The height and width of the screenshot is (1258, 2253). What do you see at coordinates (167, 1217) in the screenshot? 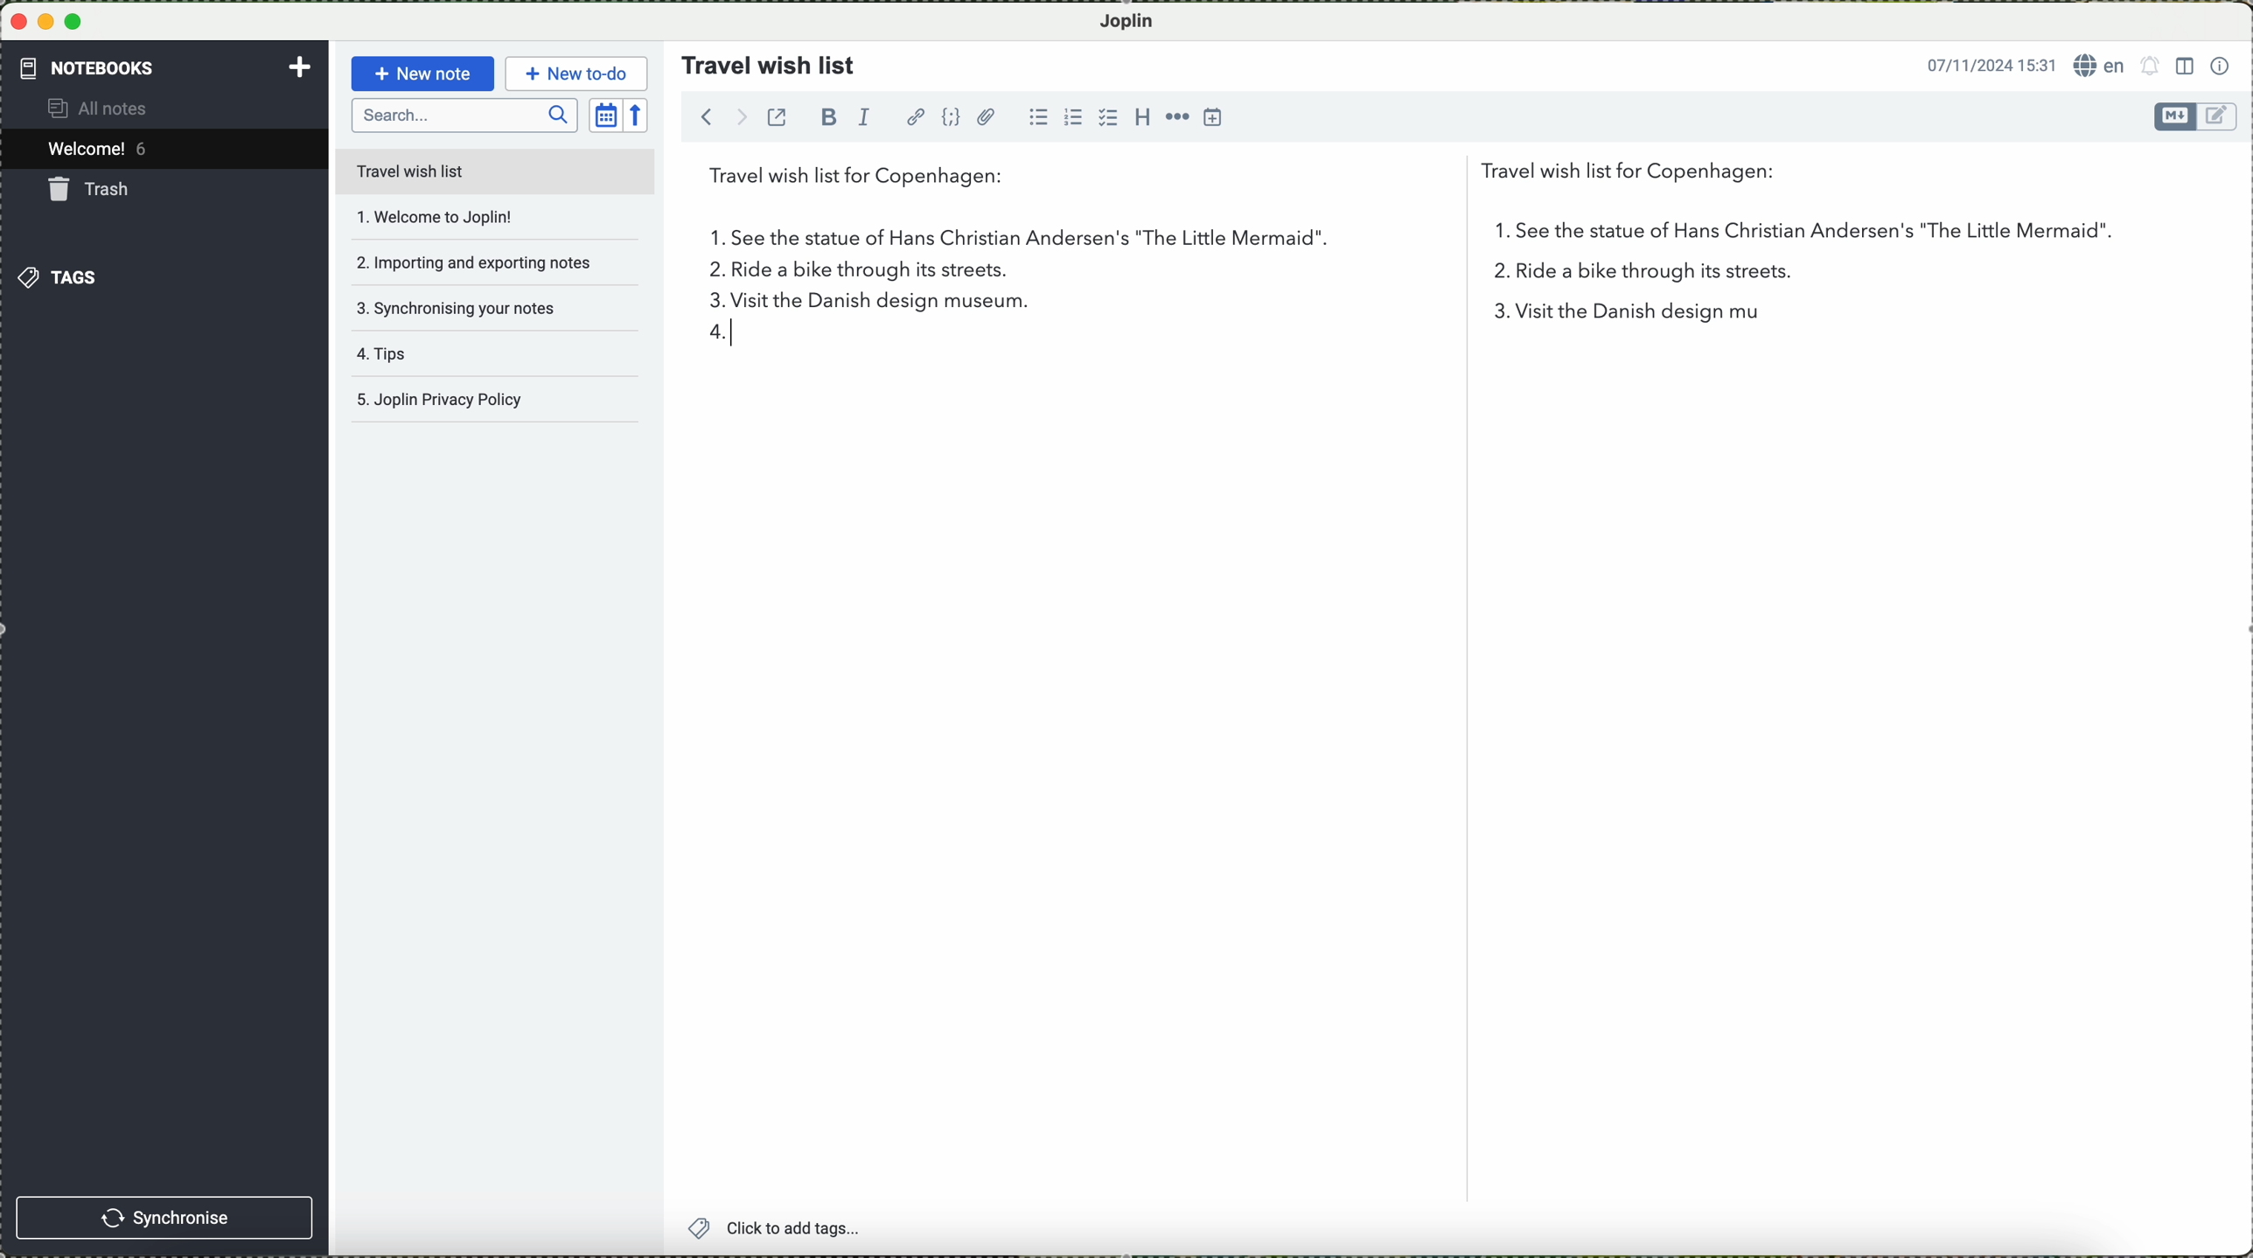
I see `synchronise button` at bounding box center [167, 1217].